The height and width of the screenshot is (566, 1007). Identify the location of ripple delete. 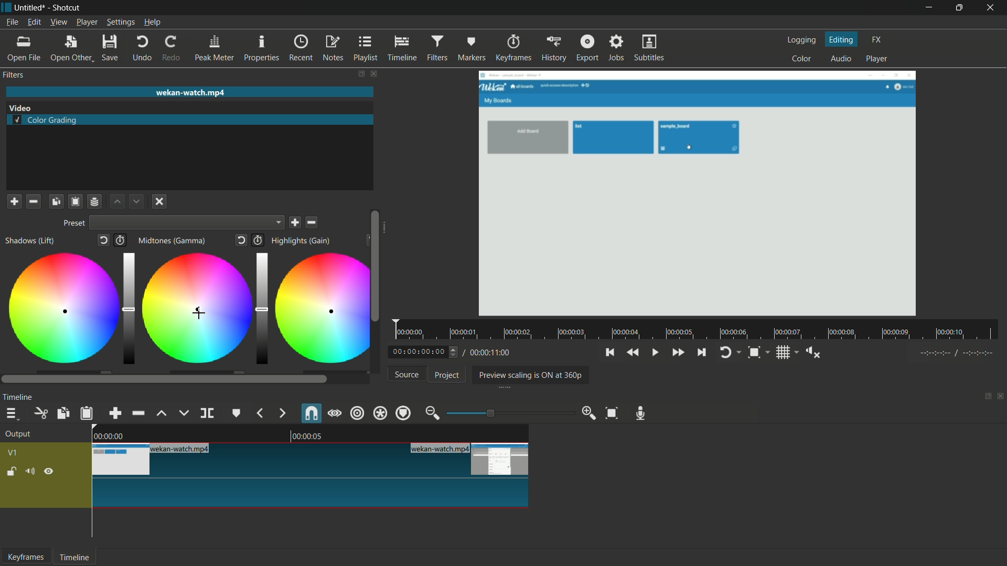
(137, 413).